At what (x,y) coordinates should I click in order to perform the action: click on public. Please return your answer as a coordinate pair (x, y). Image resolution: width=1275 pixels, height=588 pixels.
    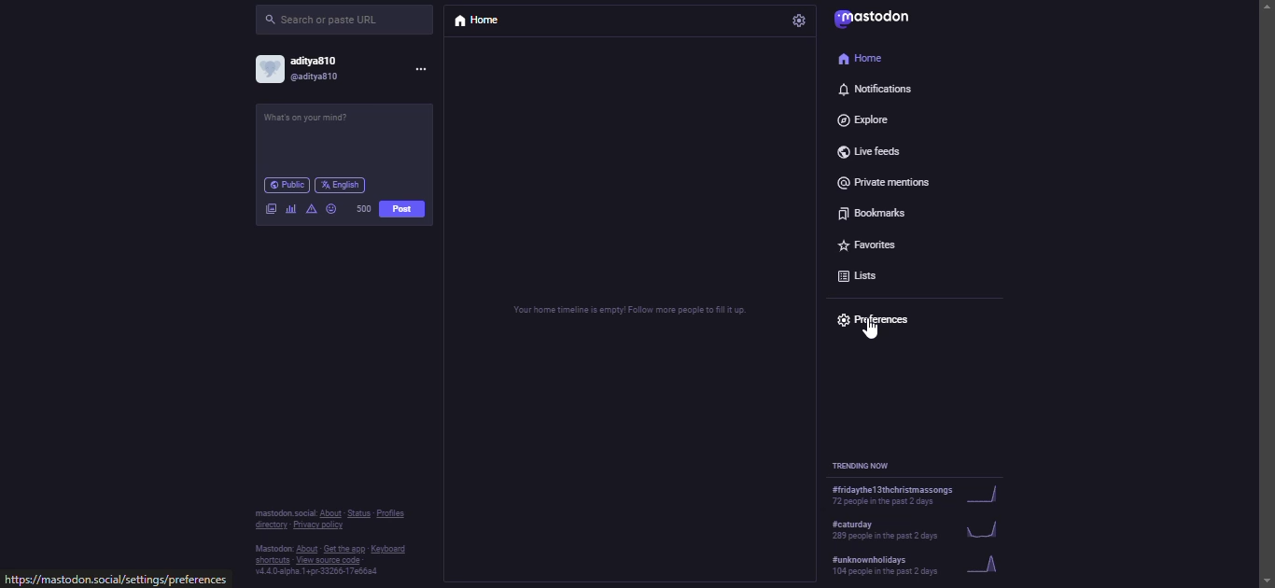
    Looking at the image, I should click on (286, 183).